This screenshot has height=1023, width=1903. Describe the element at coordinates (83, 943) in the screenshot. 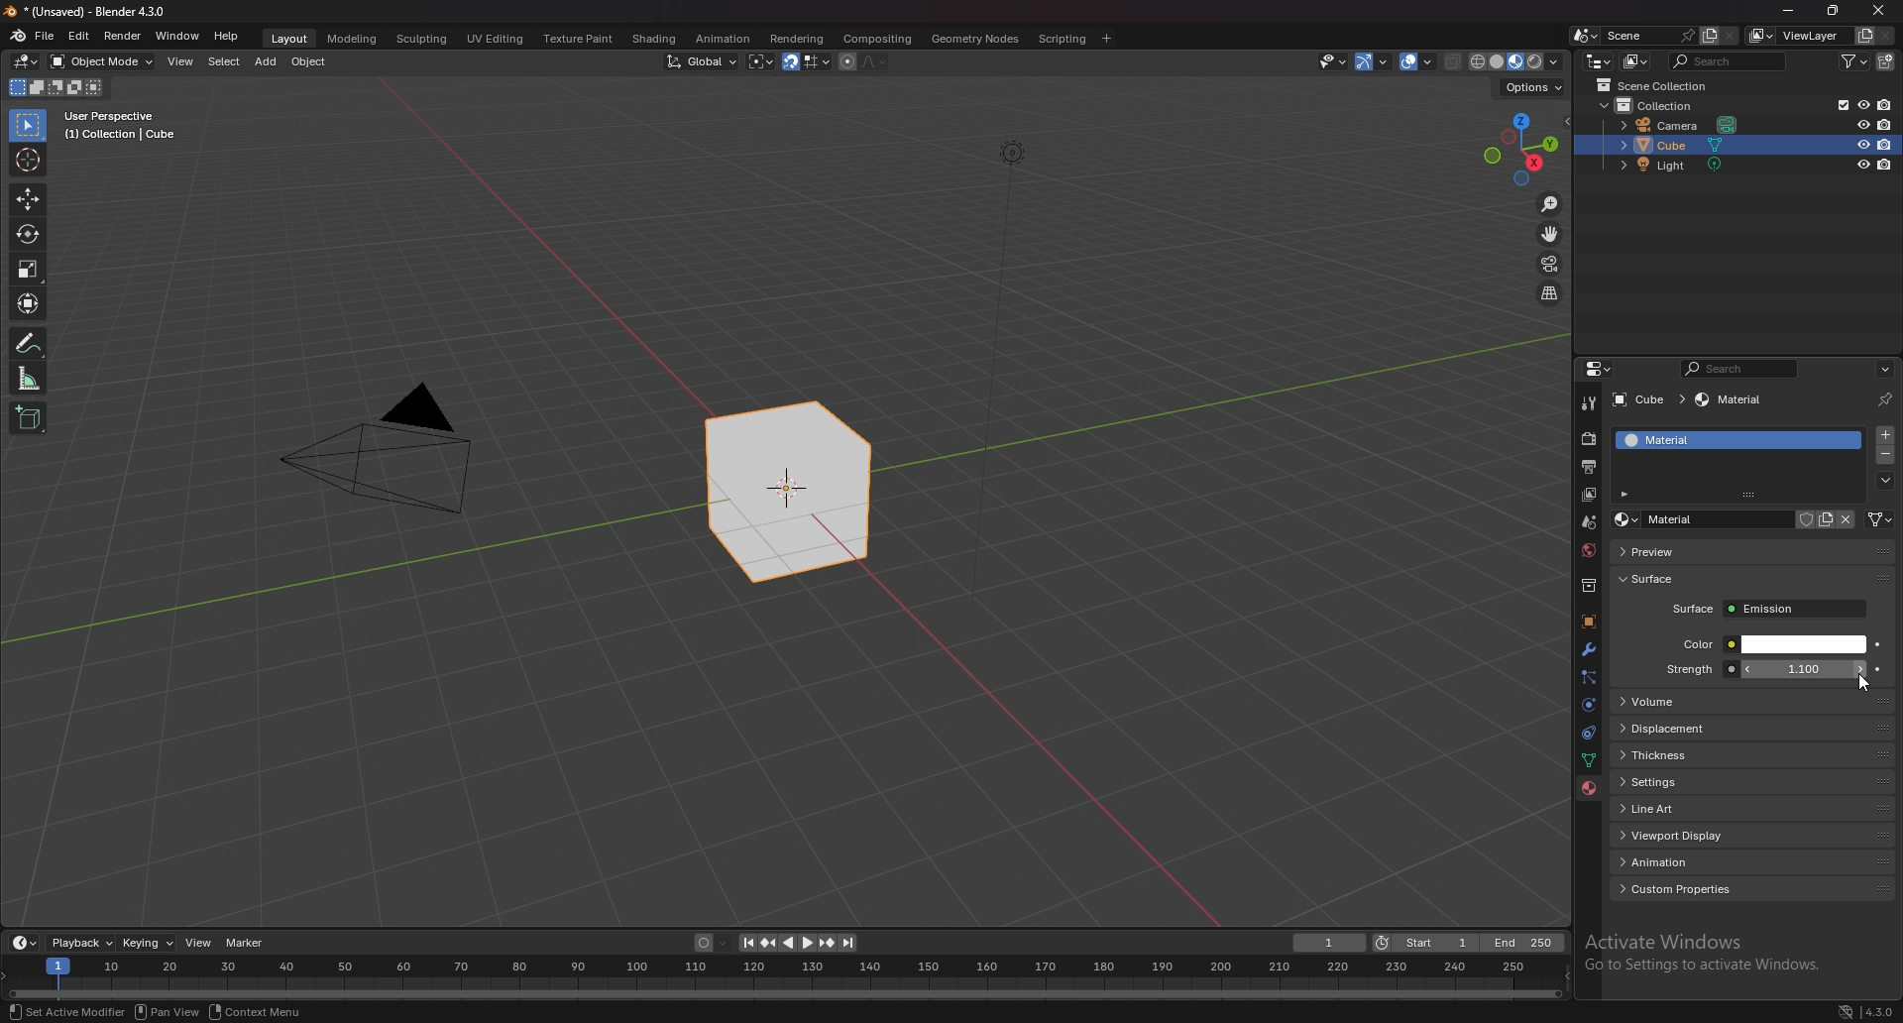

I see `playback` at that location.